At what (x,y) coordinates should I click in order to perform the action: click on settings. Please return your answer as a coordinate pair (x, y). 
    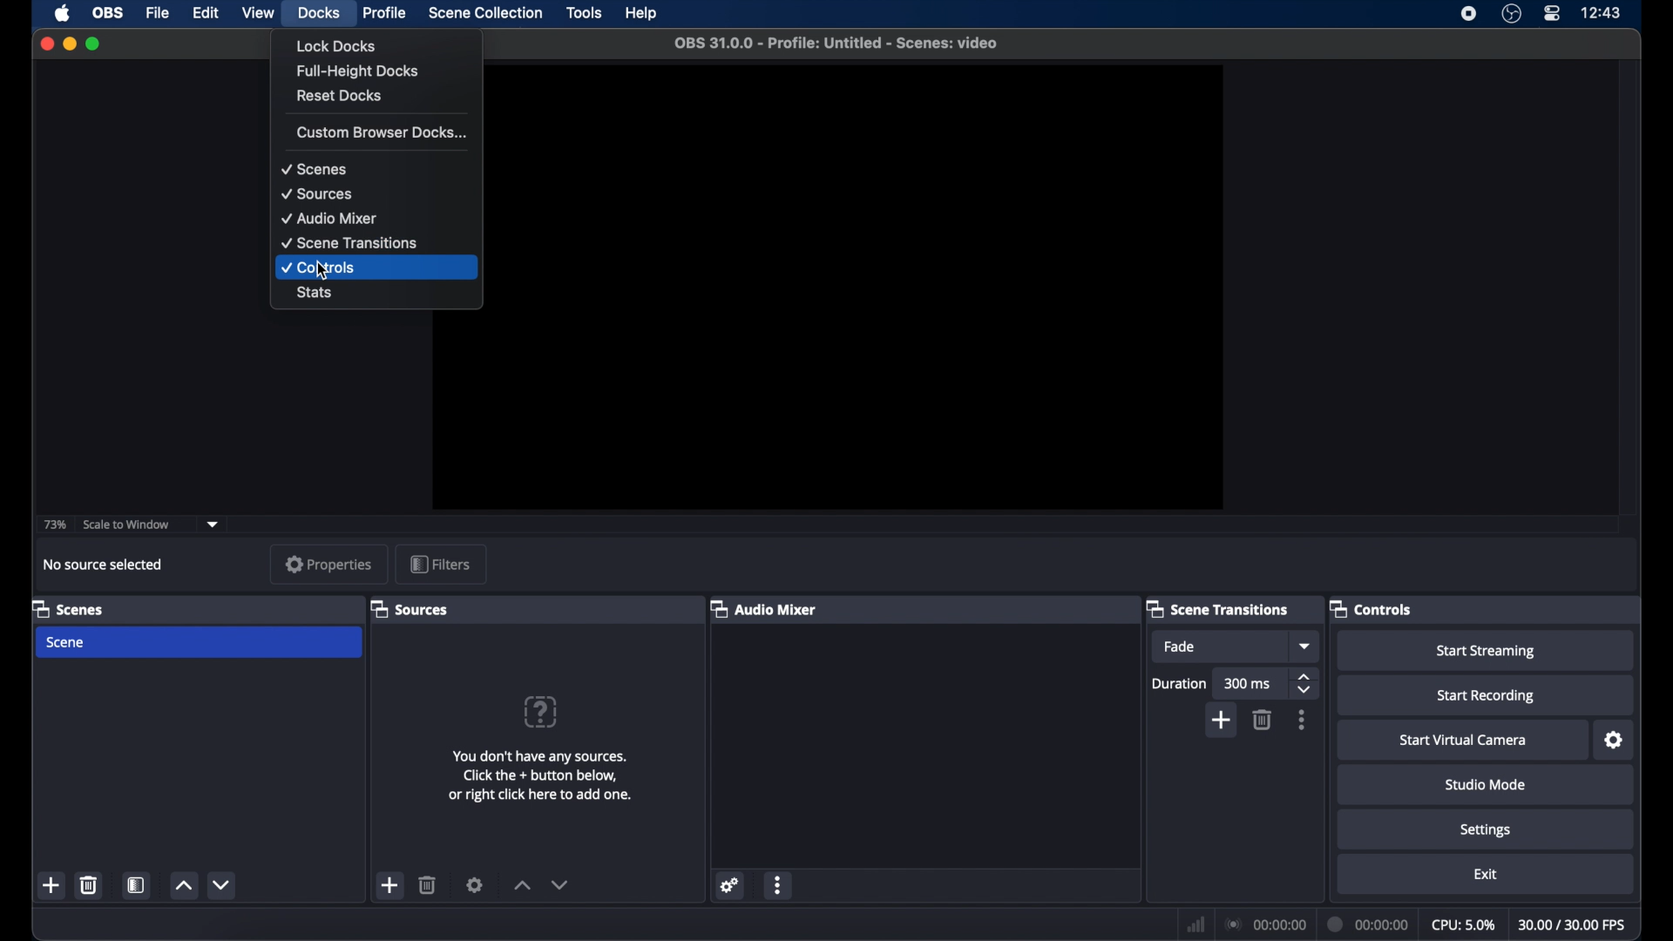
    Looking at the image, I should click on (1487, 831).